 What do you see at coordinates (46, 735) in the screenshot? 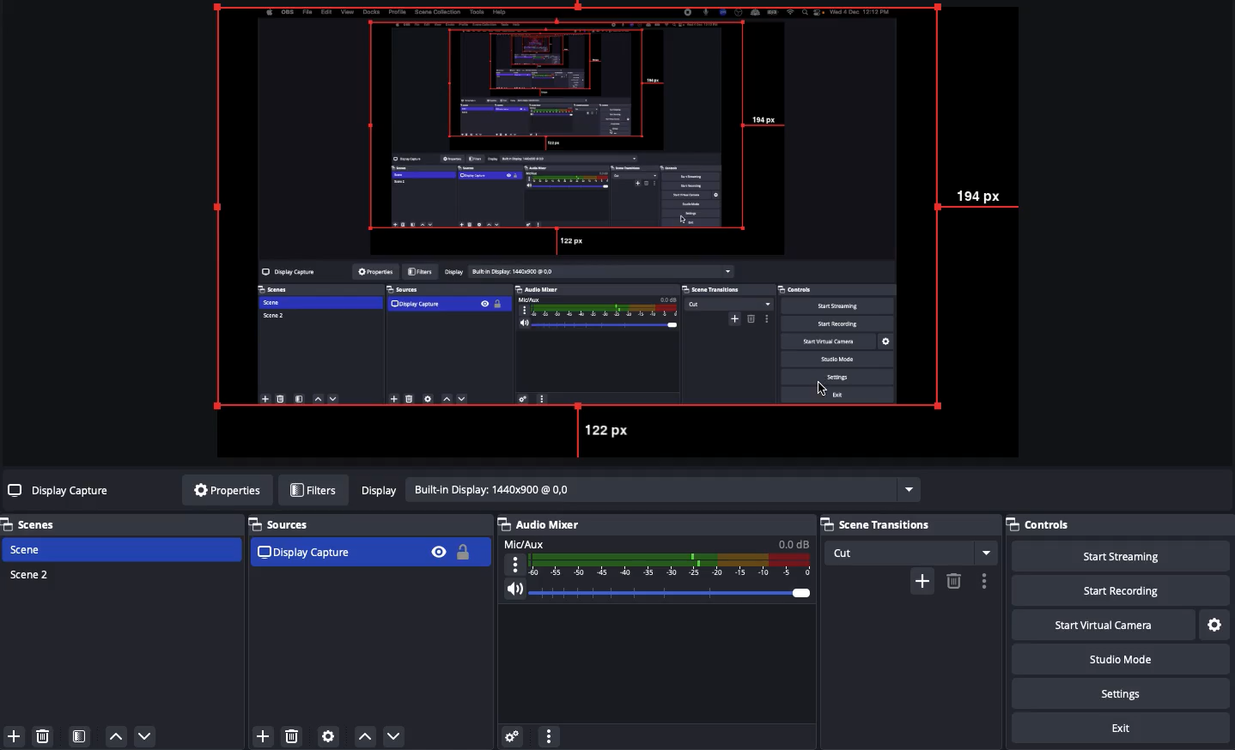
I see `Delete` at bounding box center [46, 735].